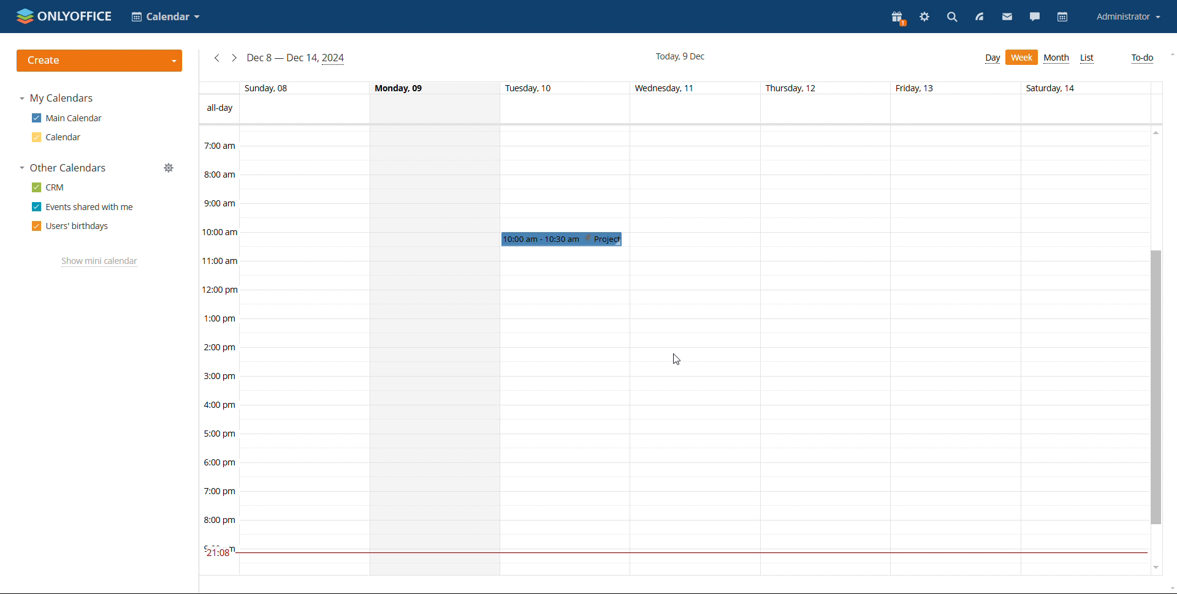  I want to click on scrollbar, so click(1154, 388).